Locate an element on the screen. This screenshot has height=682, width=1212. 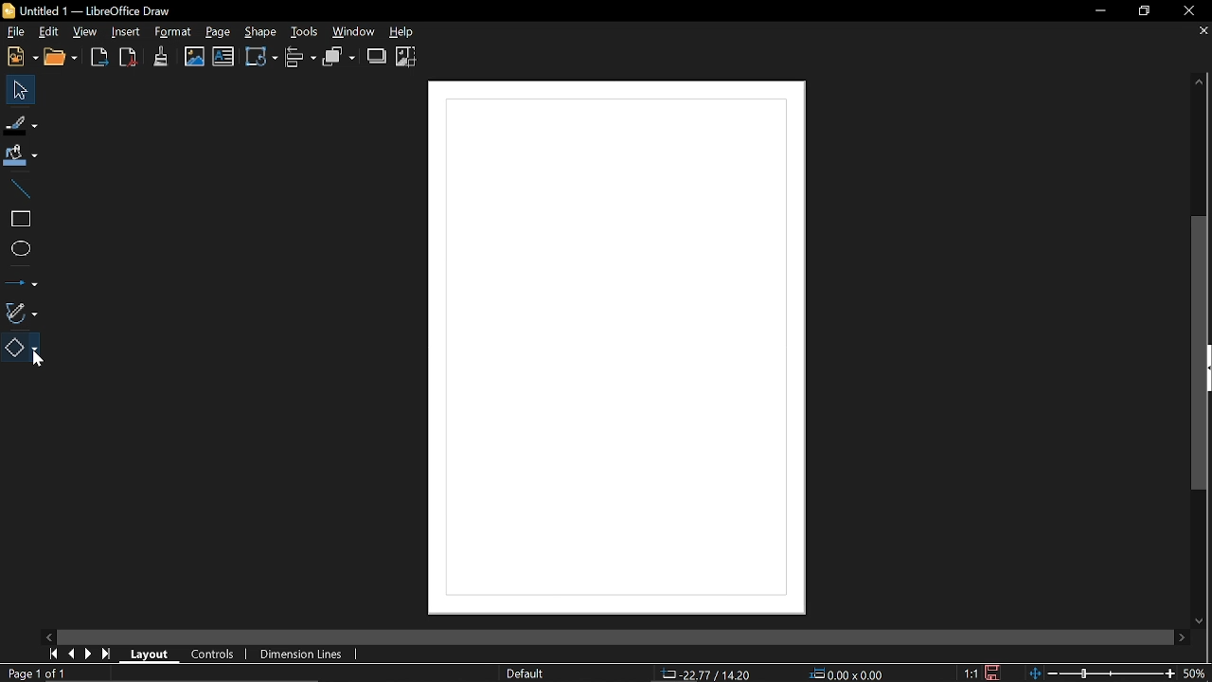
Basic shapes is located at coordinates (23, 348).